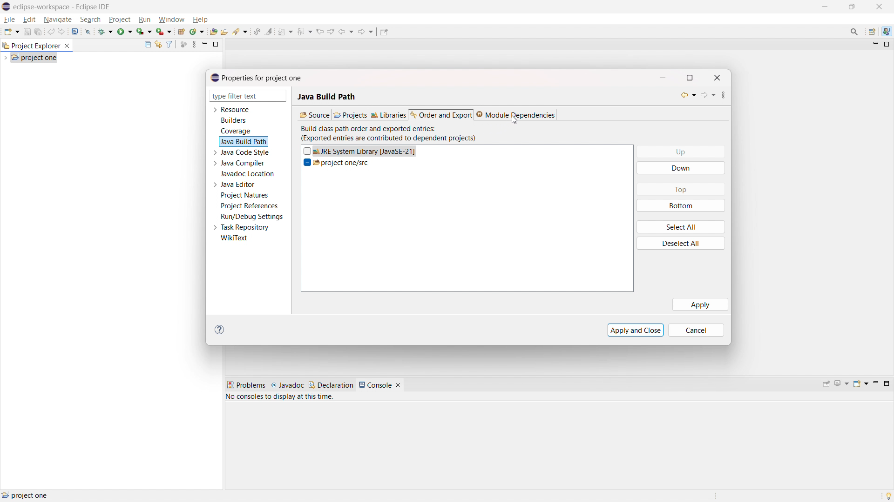  I want to click on up, so click(682, 152).